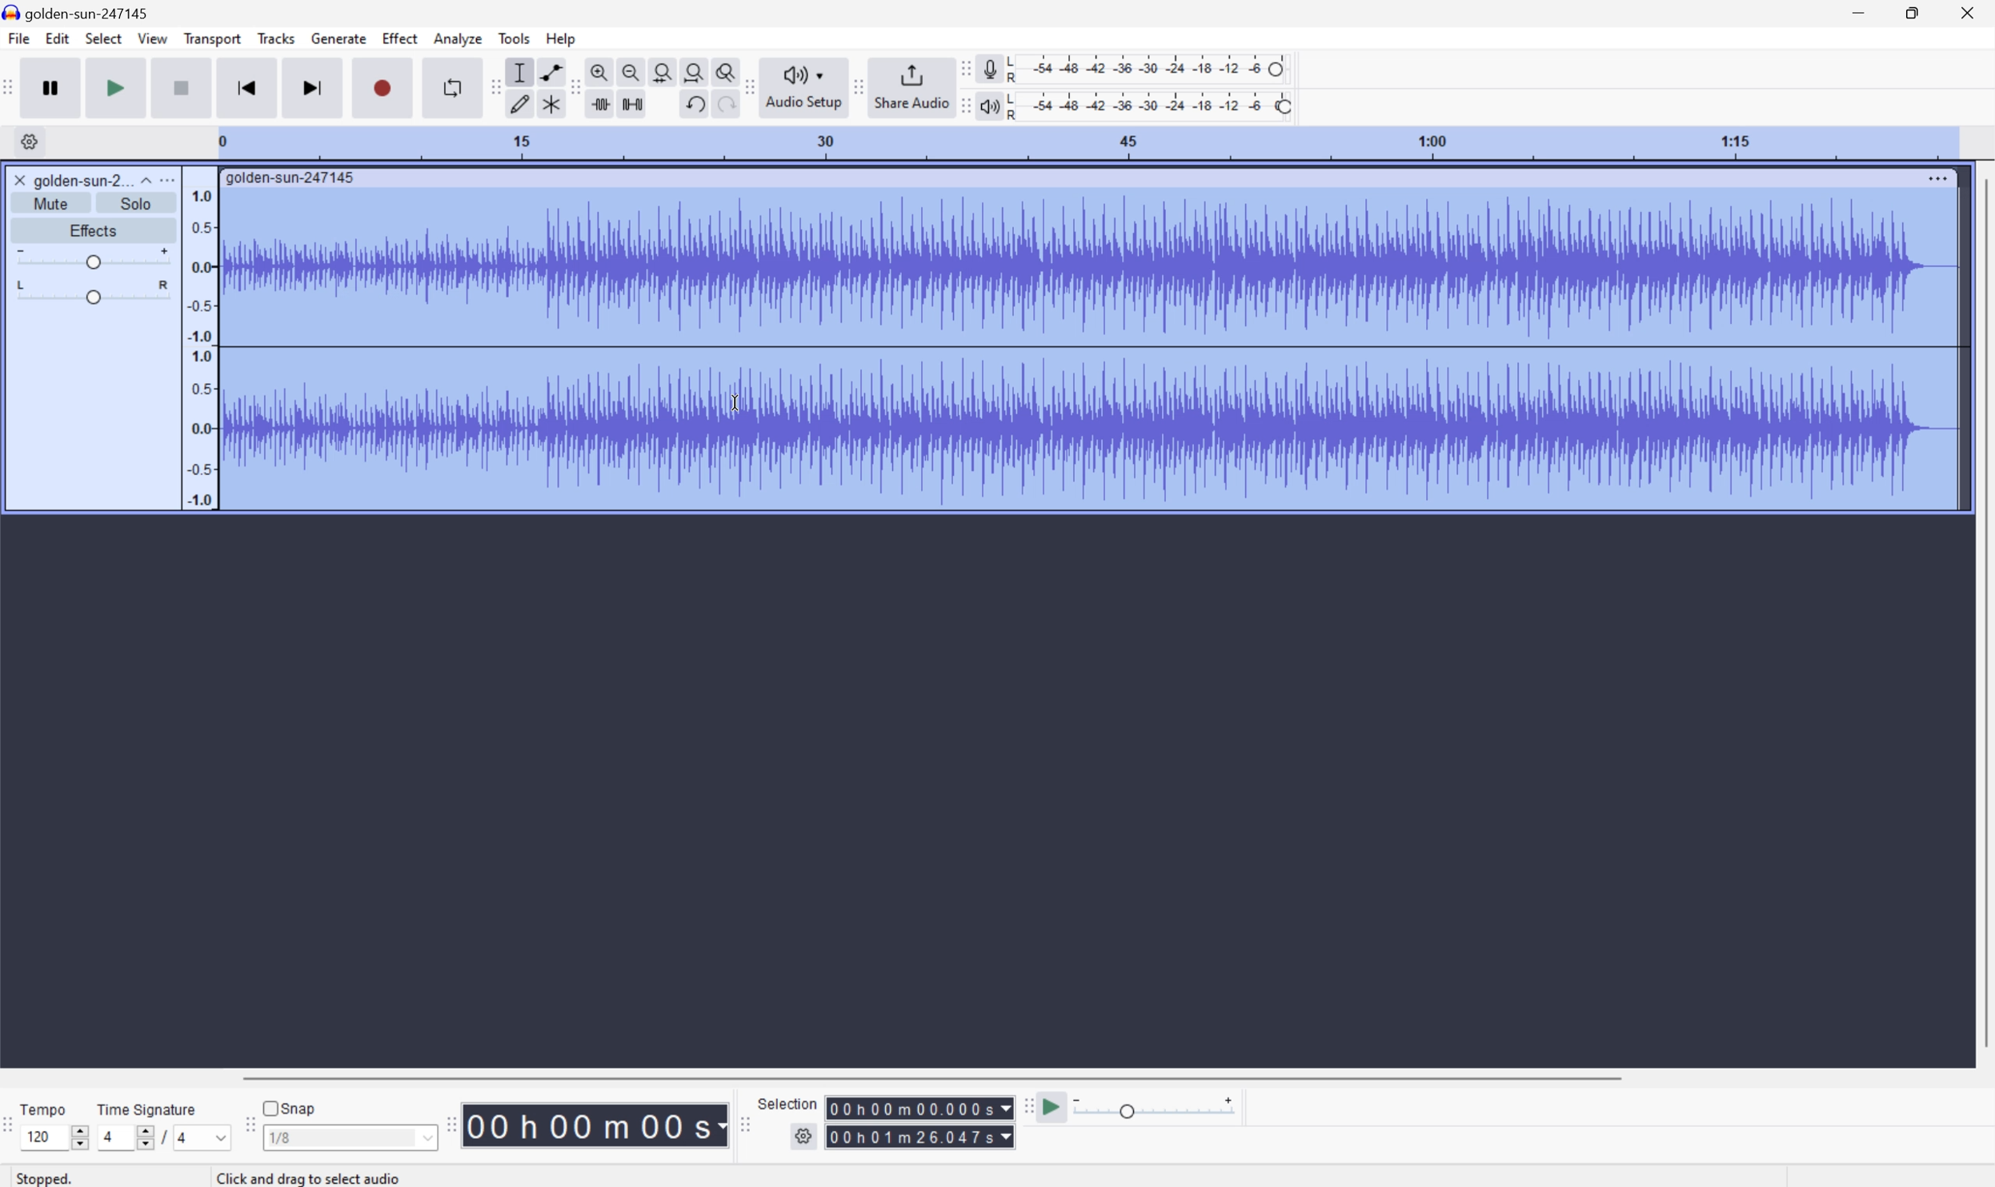 The height and width of the screenshot is (1187, 1995). Describe the element at coordinates (919, 1137) in the screenshot. I see `Selection` at that location.